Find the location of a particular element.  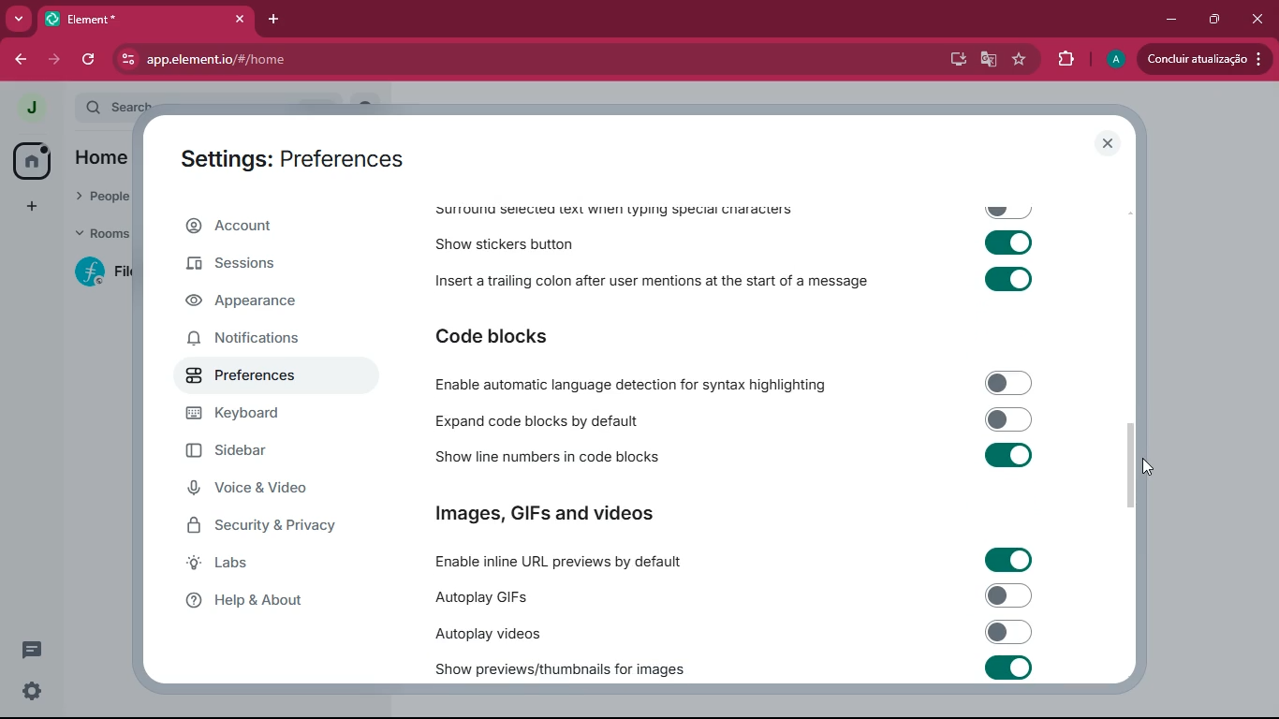

security & Privacy is located at coordinates (269, 527).